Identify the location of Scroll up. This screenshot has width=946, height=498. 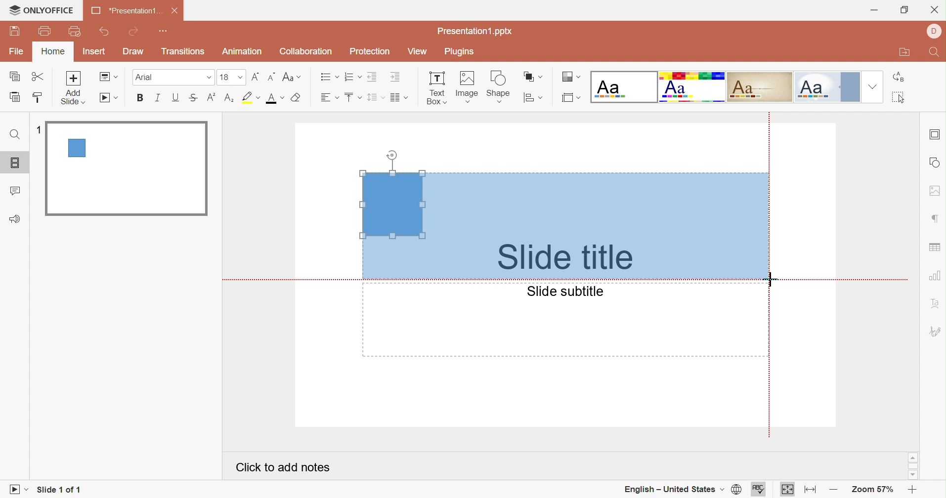
(911, 457).